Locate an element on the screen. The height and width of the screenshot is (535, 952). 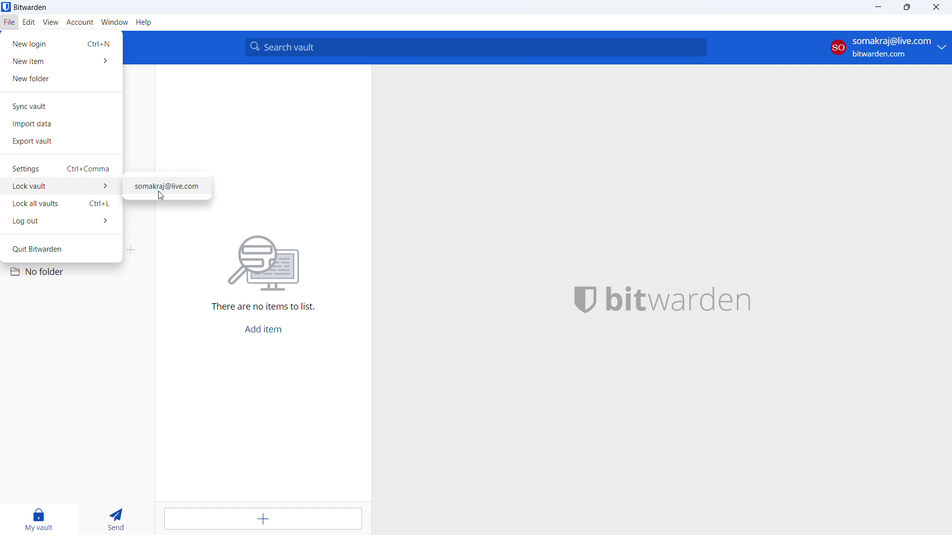
title is located at coordinates (31, 7).